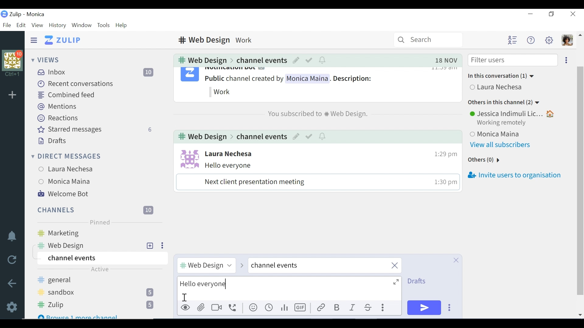 The image size is (584, 328). Describe the element at coordinates (253, 308) in the screenshot. I see `Add emoji` at that location.